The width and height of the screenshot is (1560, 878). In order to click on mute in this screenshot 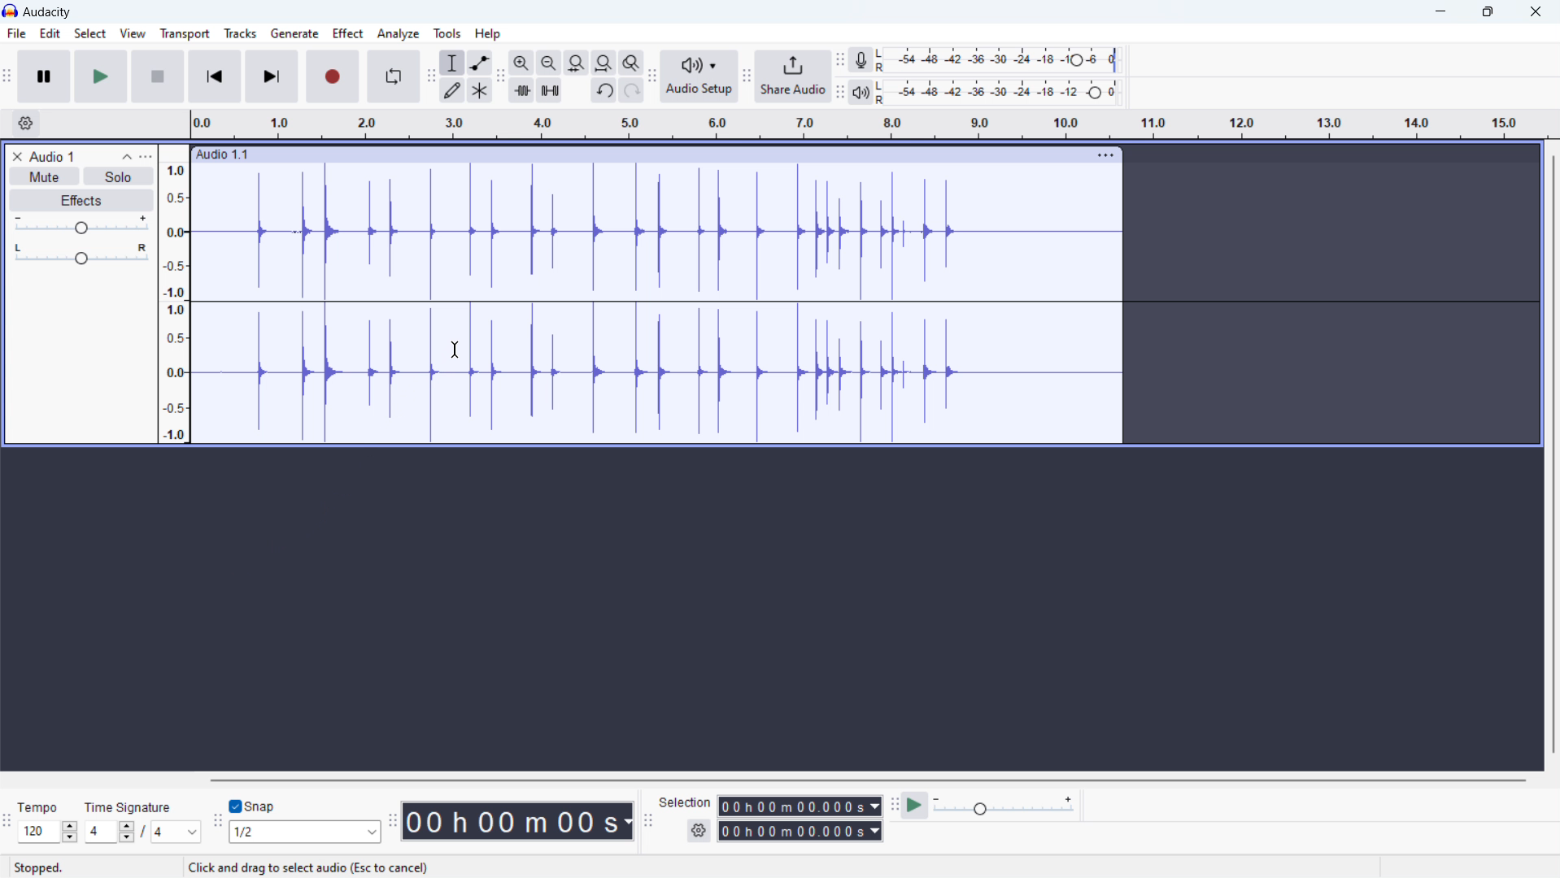, I will do `click(44, 176)`.